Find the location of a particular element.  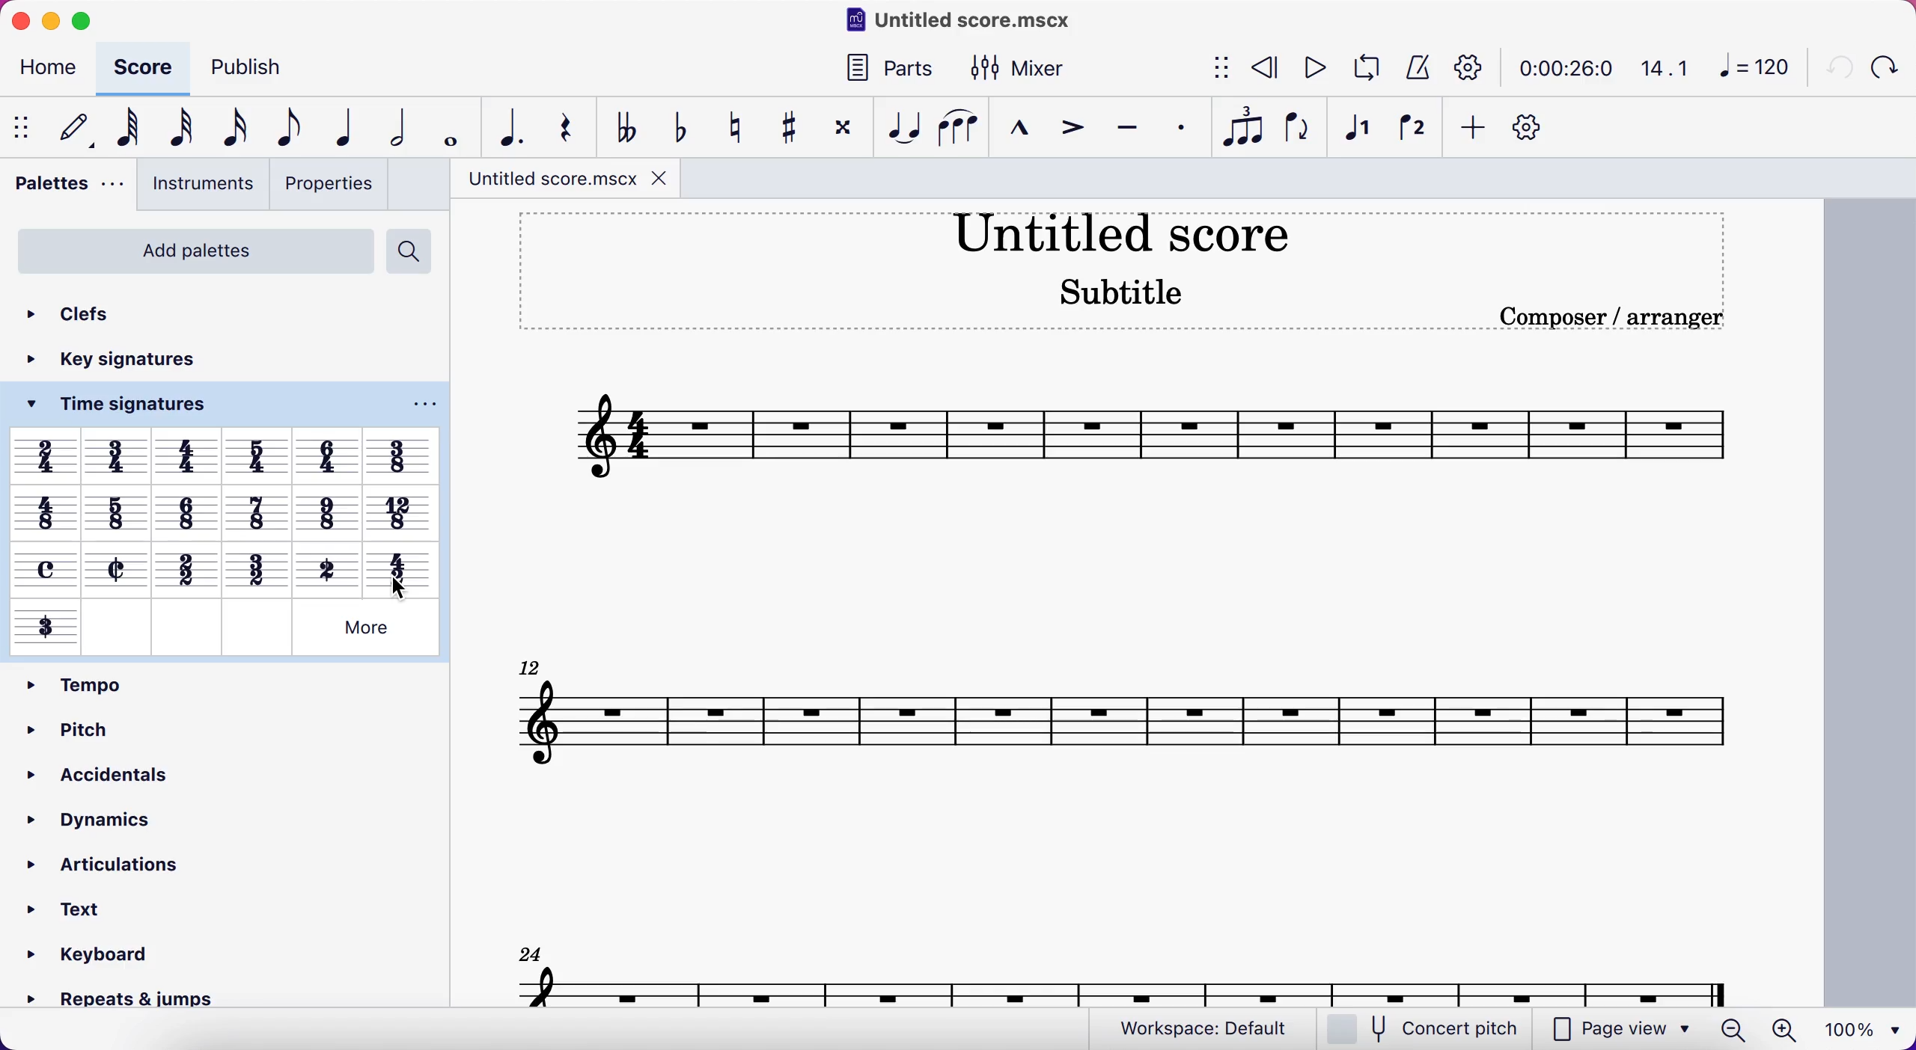

playback settings is located at coordinates (1468, 70).